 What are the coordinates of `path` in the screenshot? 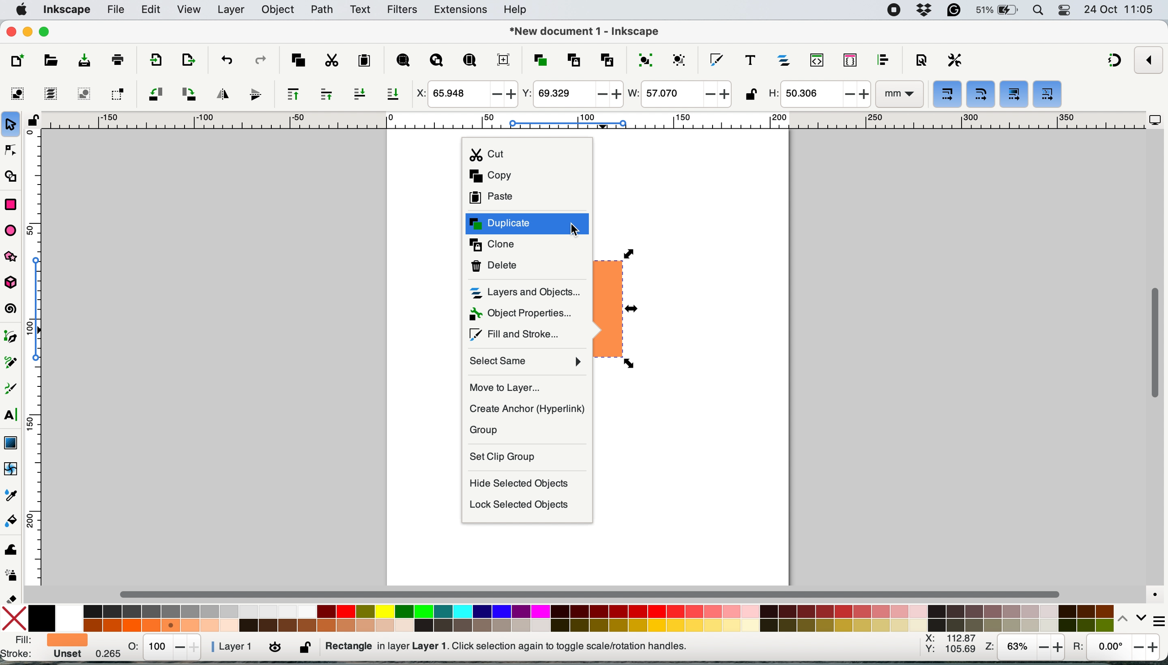 It's located at (322, 10).